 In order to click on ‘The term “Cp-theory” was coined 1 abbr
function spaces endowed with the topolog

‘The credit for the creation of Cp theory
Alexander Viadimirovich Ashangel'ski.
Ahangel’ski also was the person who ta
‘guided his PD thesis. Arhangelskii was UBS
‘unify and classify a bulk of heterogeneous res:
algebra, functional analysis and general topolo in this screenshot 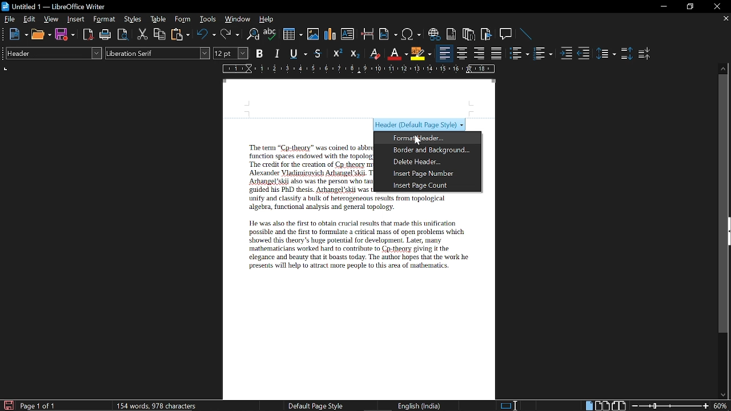, I will do `click(311, 176)`.